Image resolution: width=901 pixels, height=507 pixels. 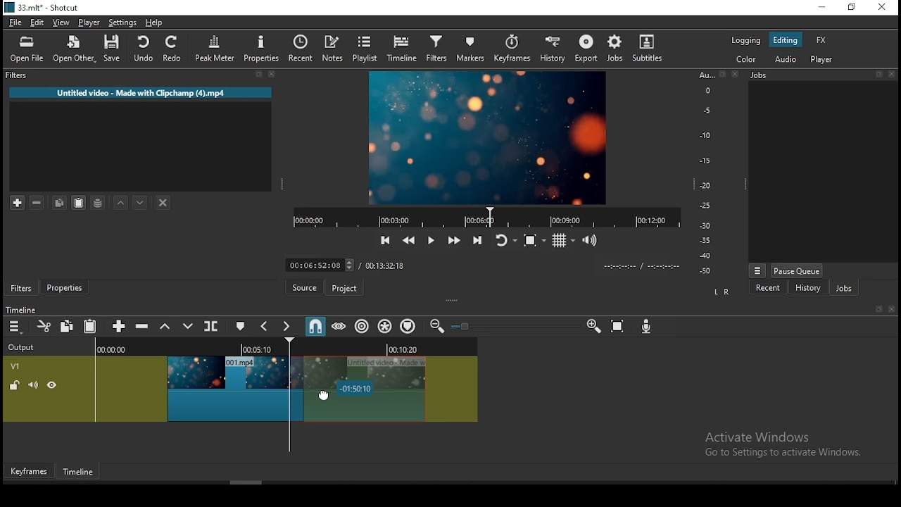 I want to click on ripple all tracks, so click(x=385, y=326).